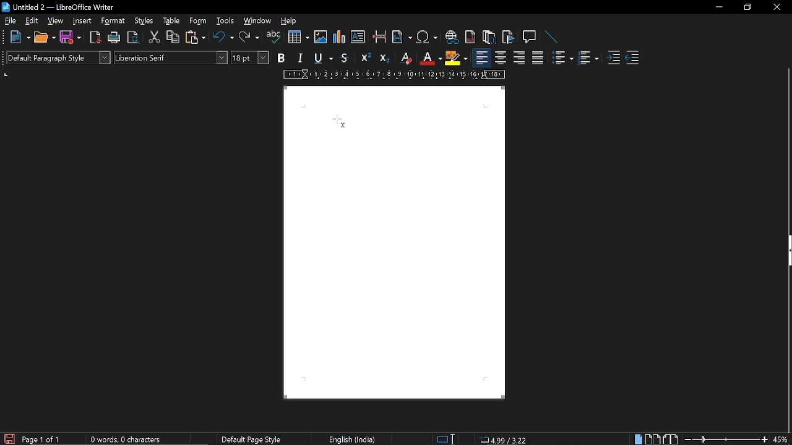  I want to click on subscript, so click(385, 58).